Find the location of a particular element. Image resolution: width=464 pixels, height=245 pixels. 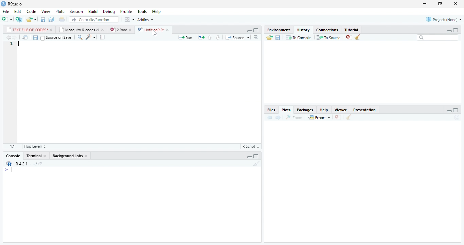

save is located at coordinates (278, 38).